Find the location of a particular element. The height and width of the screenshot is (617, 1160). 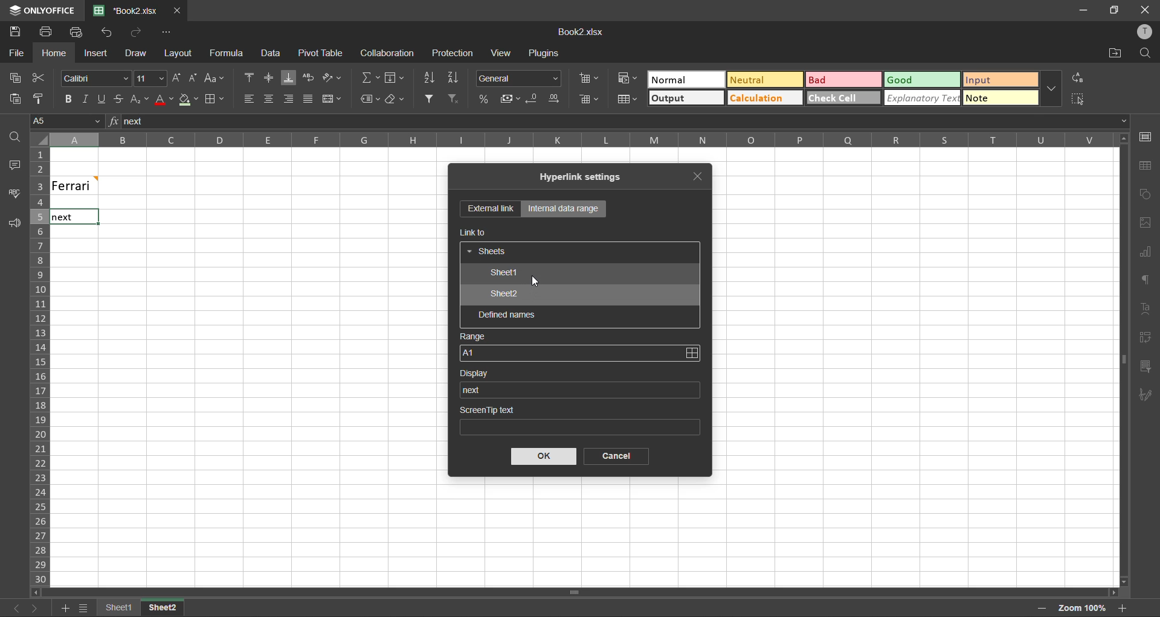

cancel is located at coordinates (612, 456).